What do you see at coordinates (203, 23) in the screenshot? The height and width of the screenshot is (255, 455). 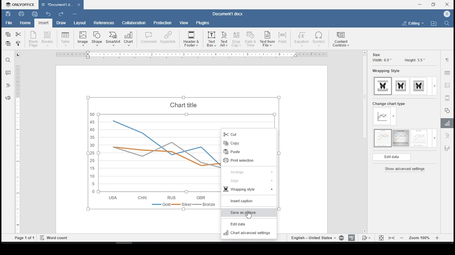 I see `plugins` at bounding box center [203, 23].